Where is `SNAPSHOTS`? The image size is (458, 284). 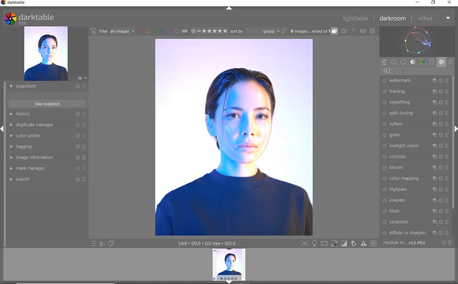 SNAPSHOTS is located at coordinates (45, 87).